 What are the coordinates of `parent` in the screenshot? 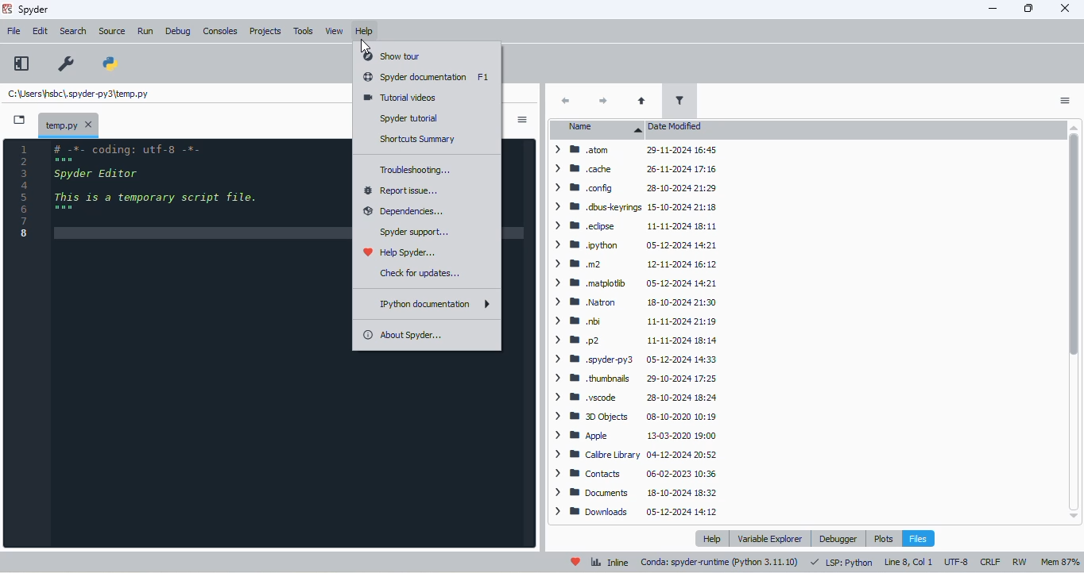 It's located at (642, 101).